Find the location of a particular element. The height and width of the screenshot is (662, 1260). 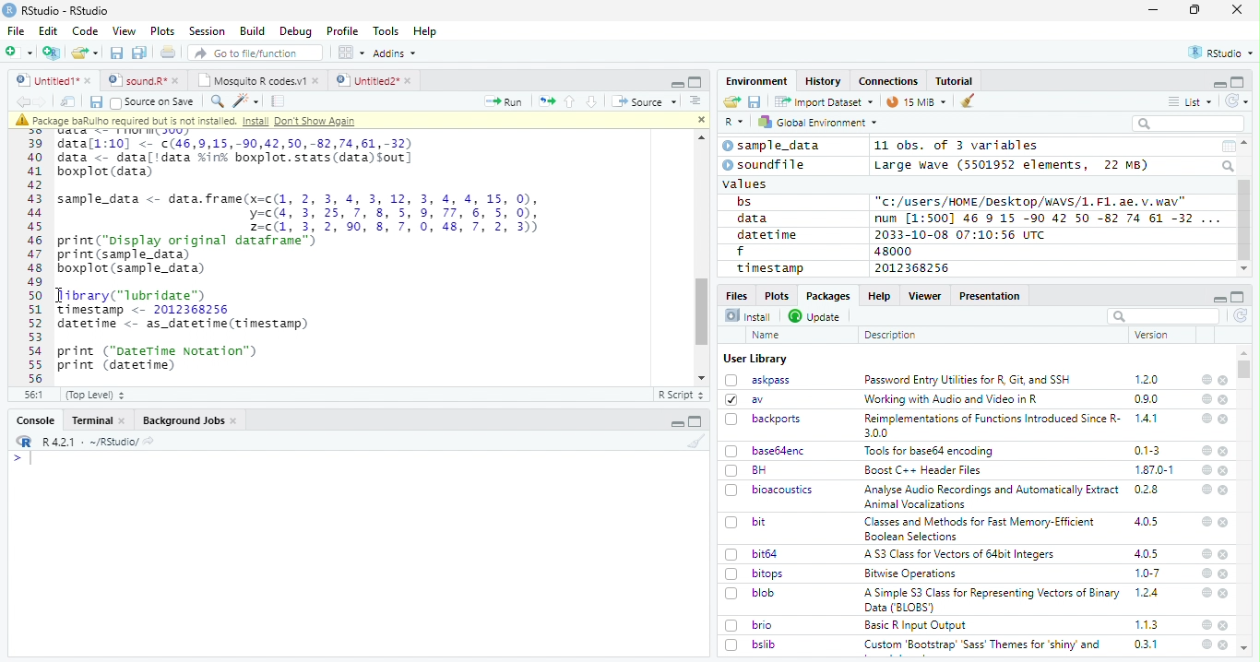

A Simple S3 Class for Representing Vectors of Binary
Data (BLOBS) is located at coordinates (993, 599).